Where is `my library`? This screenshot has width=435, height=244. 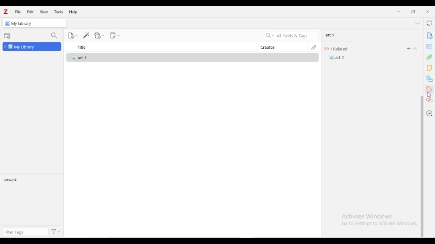 my library is located at coordinates (34, 23).